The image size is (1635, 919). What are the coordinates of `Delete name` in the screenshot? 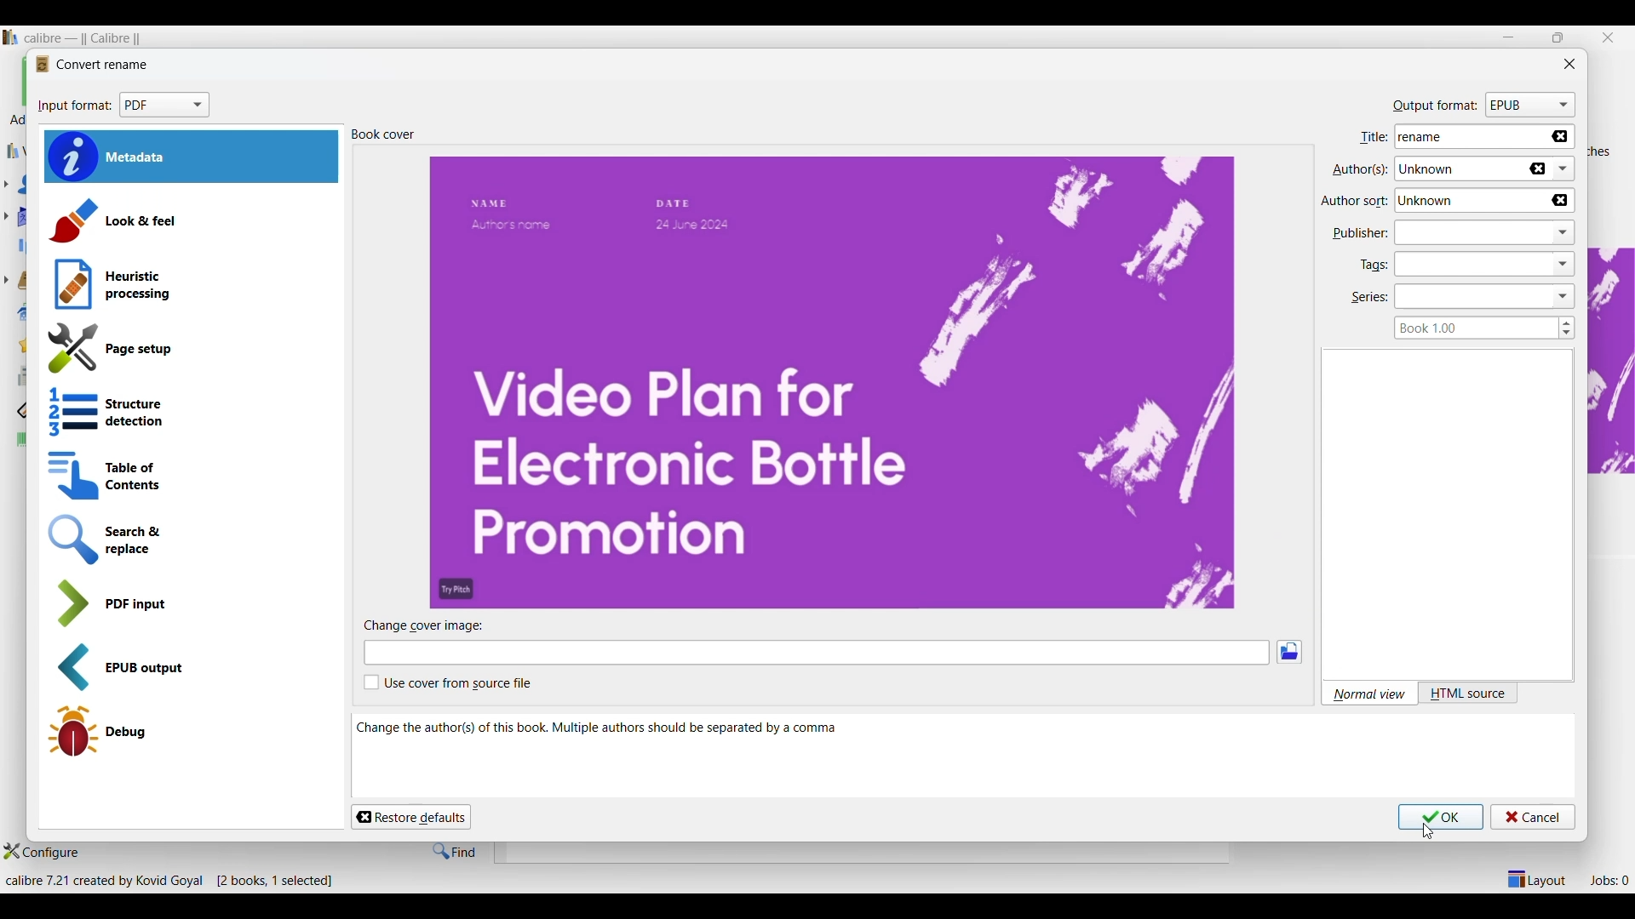 It's located at (1537, 169).